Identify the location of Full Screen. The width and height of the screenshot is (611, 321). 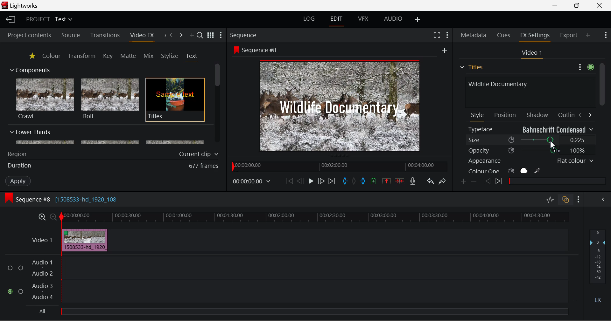
(437, 35).